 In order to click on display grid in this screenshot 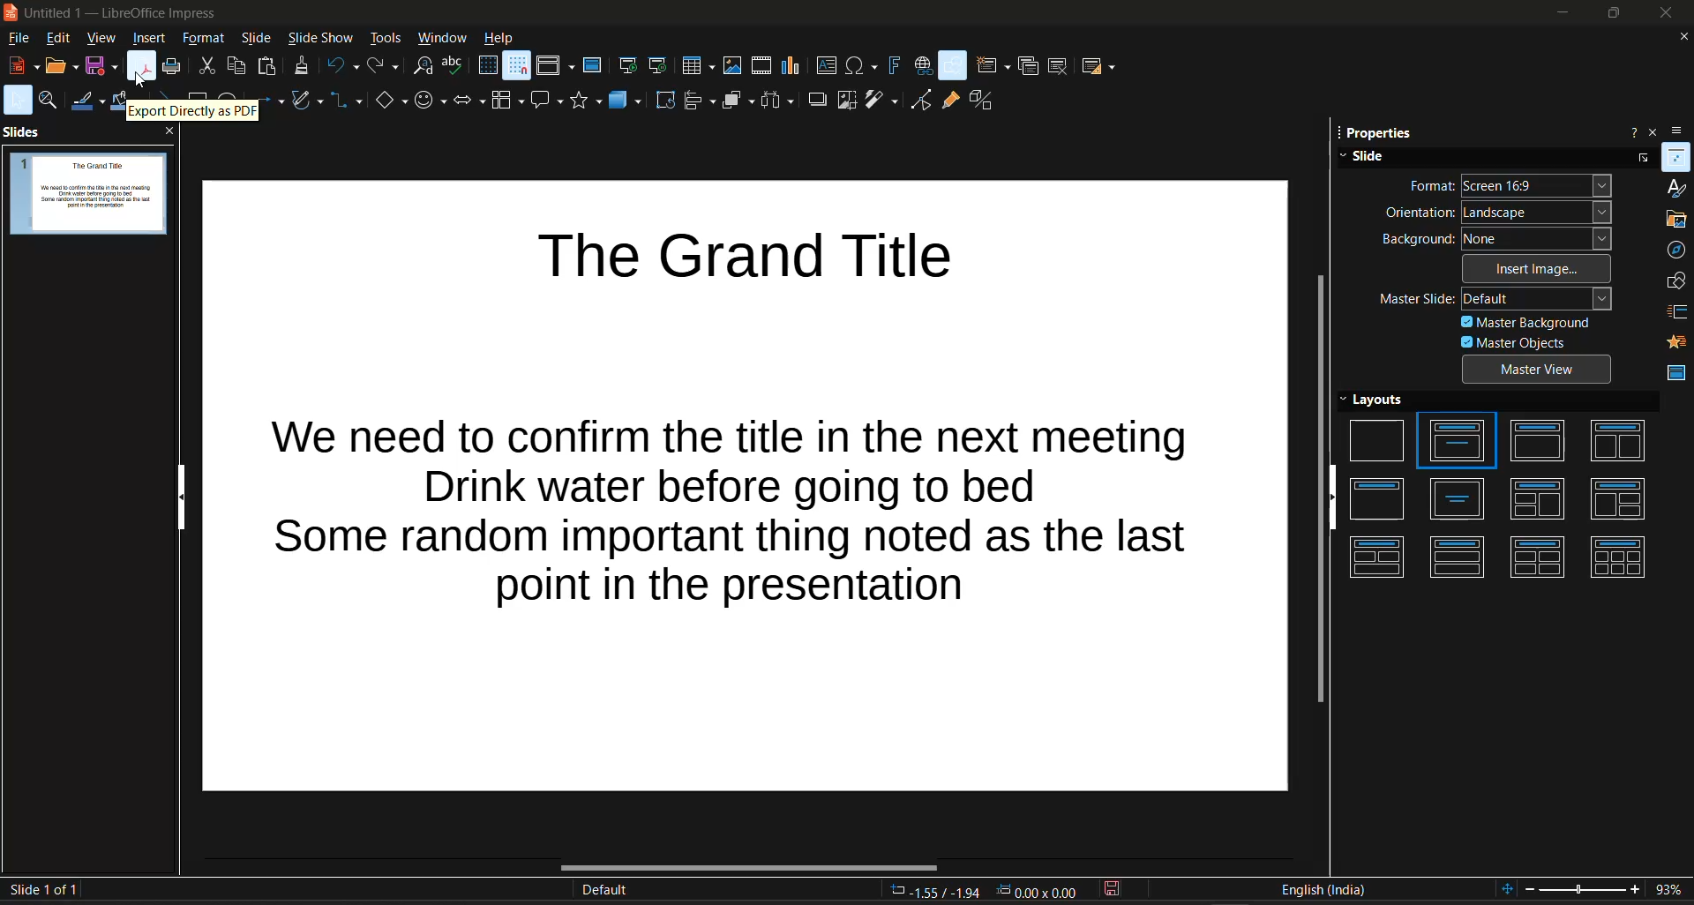, I will do `click(484, 65)`.